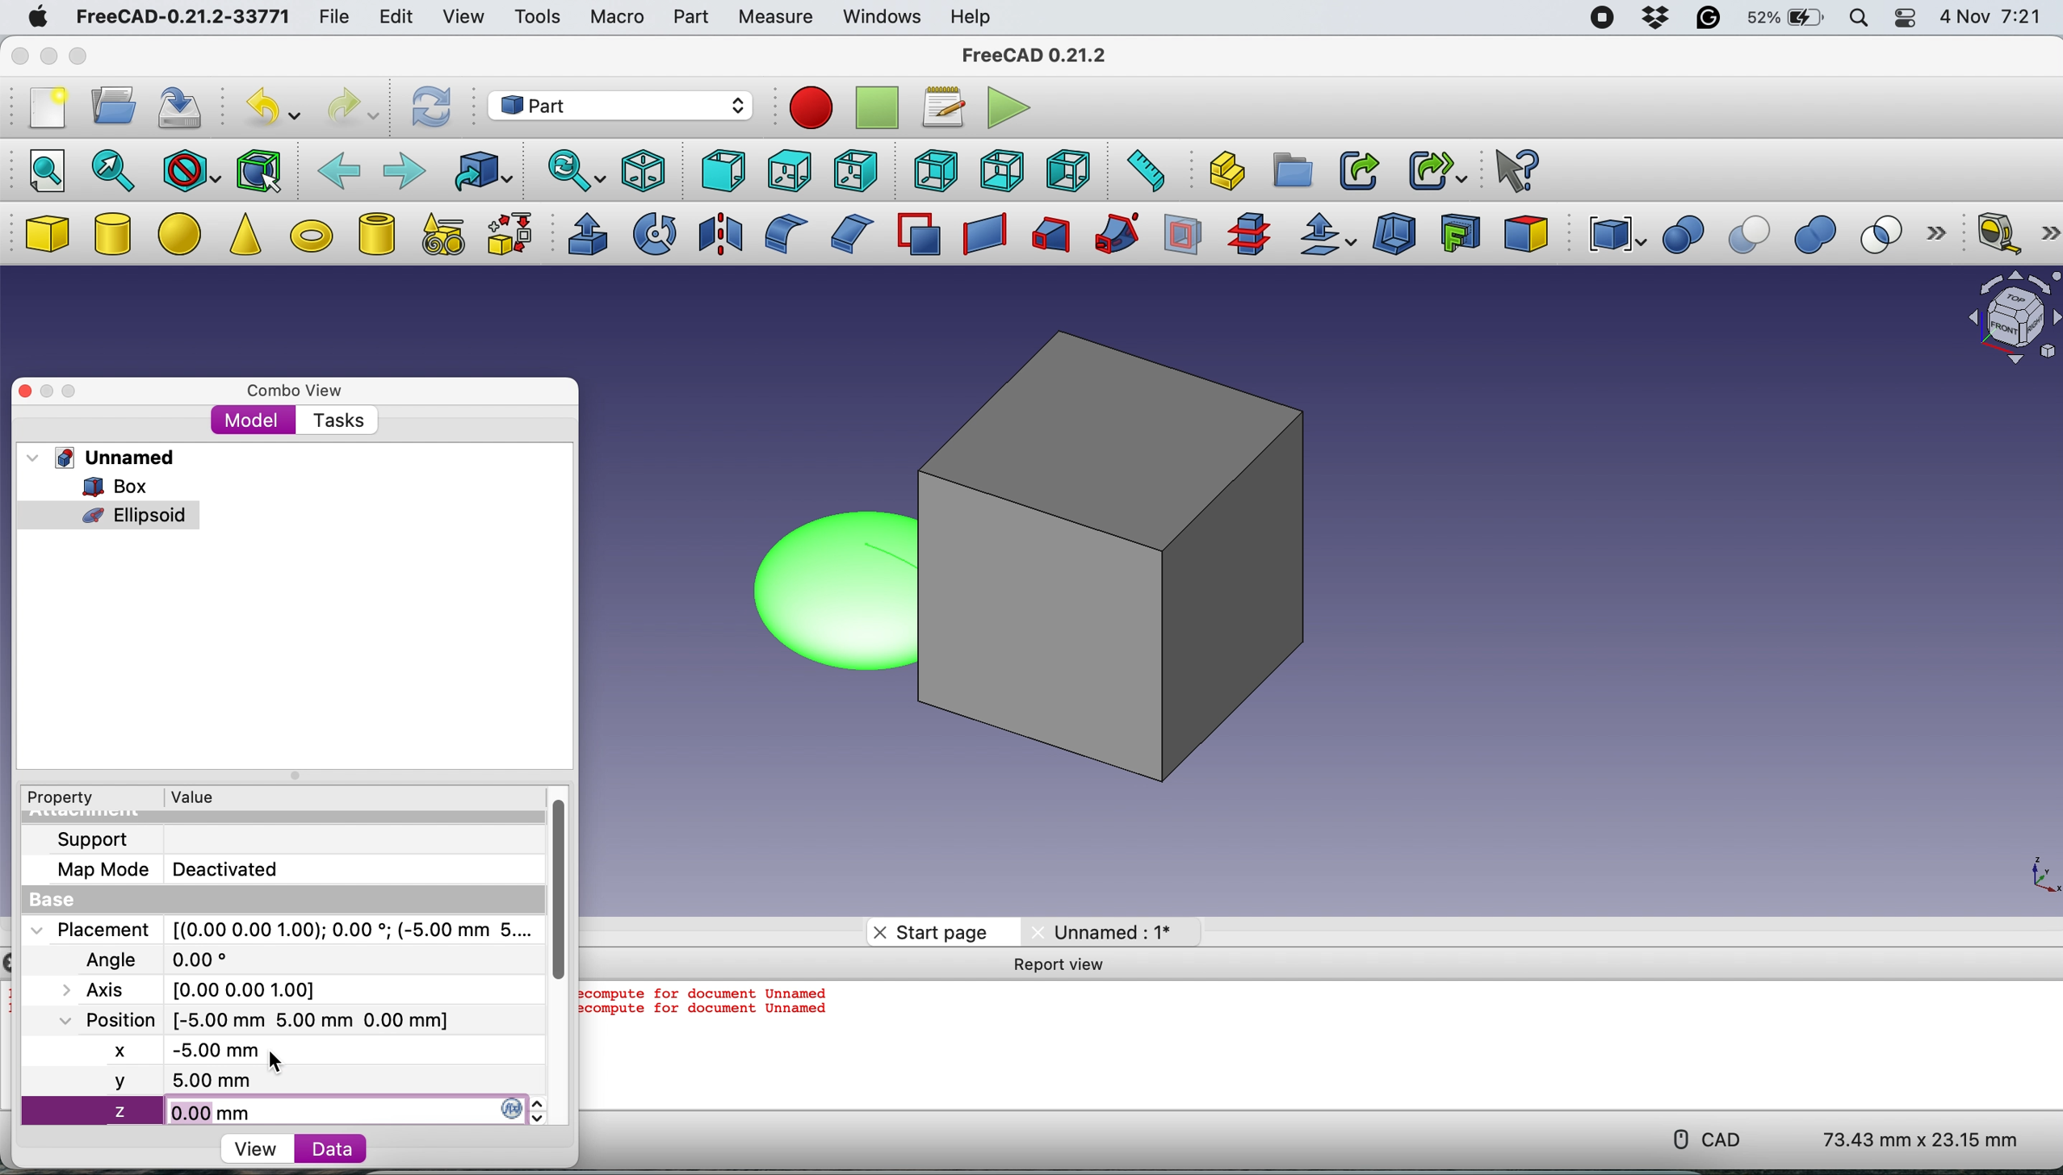 The image size is (2063, 1175). I want to click on extrude, so click(583, 234).